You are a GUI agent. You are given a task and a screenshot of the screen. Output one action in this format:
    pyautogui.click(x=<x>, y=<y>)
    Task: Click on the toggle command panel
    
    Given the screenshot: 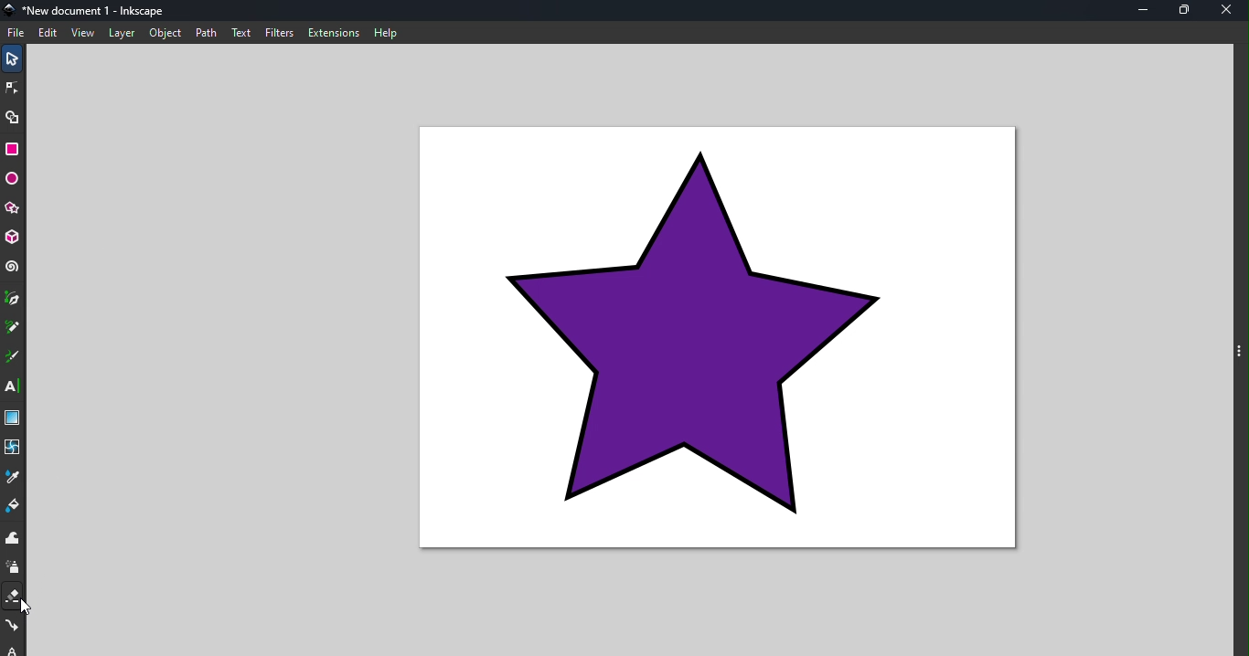 What is the action you would take?
    pyautogui.click(x=1237, y=347)
    